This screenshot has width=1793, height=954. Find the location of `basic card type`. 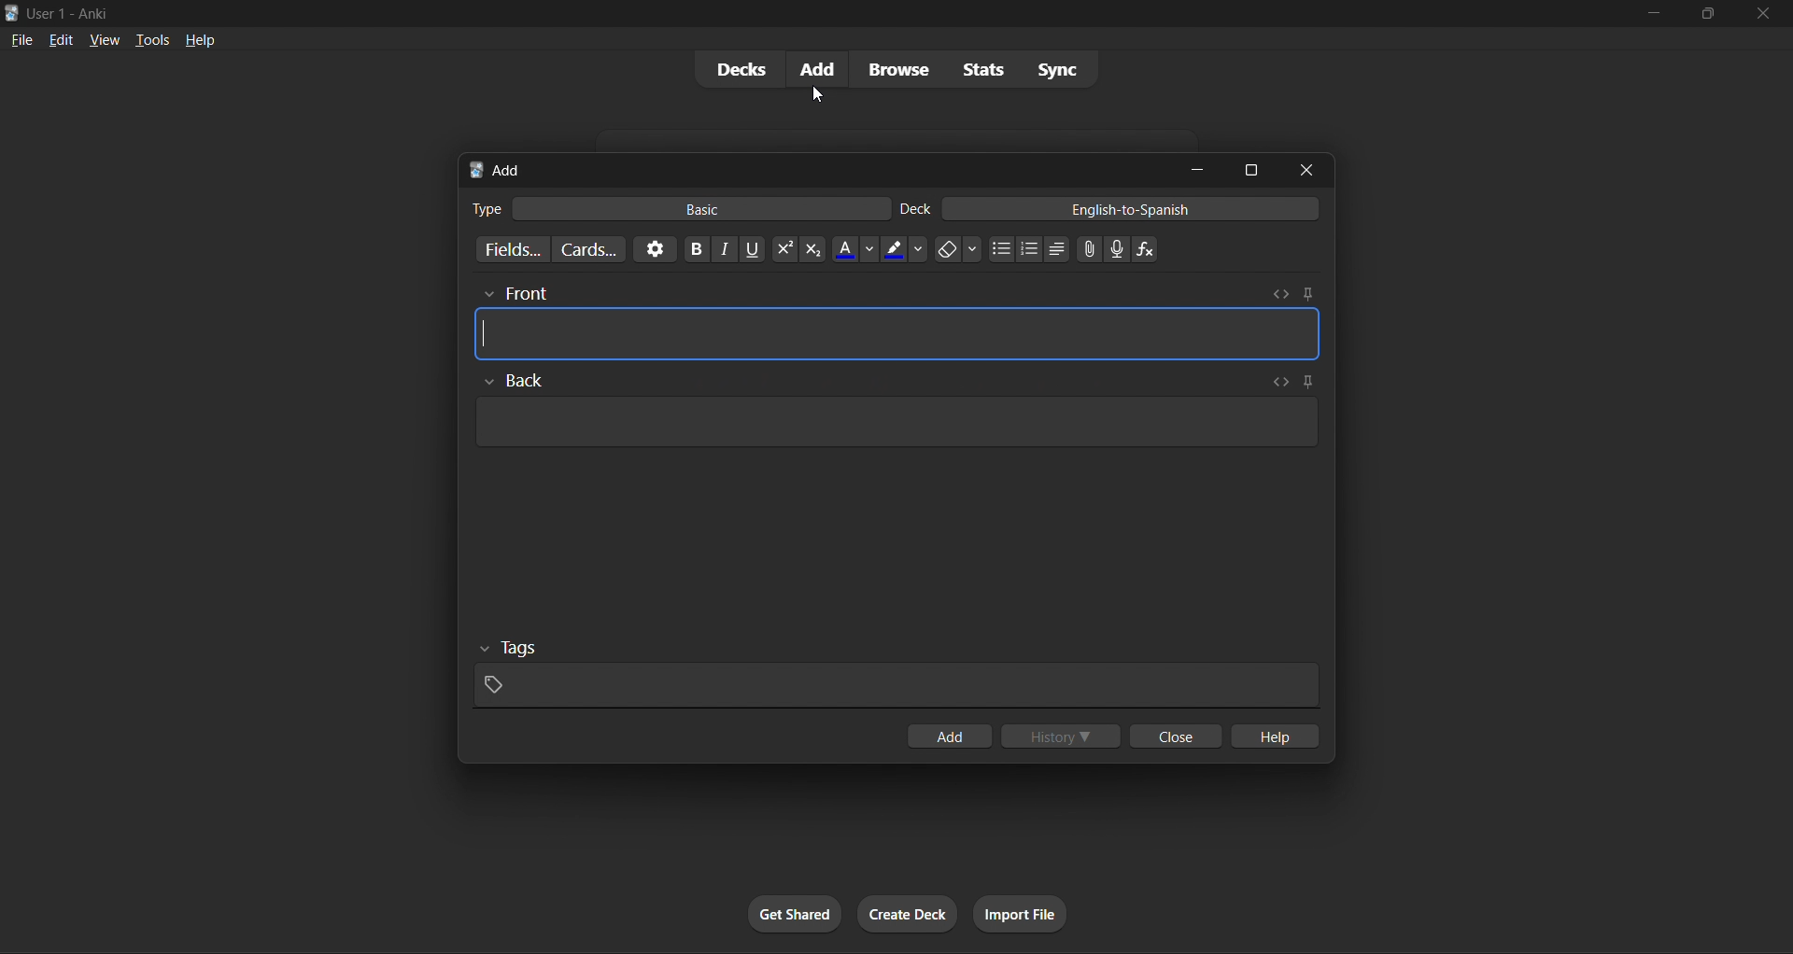

basic card type is located at coordinates (678, 205).